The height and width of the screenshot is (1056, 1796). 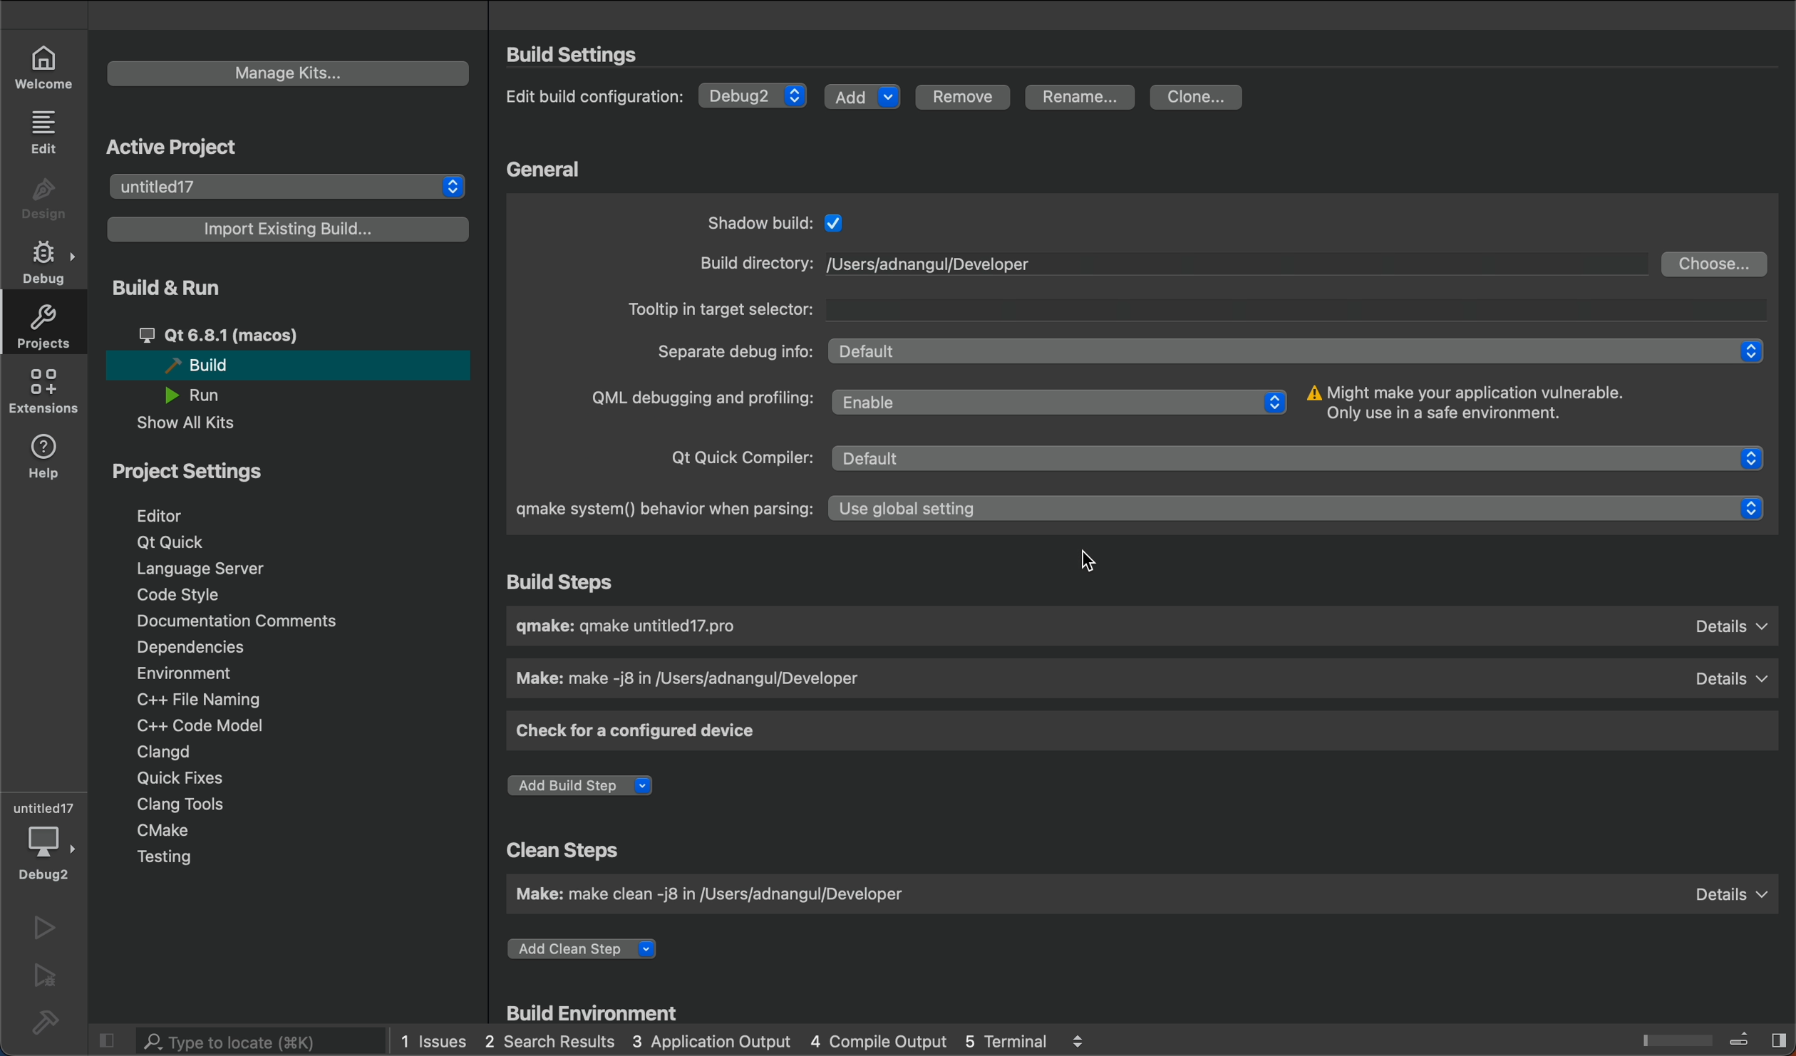 I want to click on qml debugging, so click(x=694, y=400).